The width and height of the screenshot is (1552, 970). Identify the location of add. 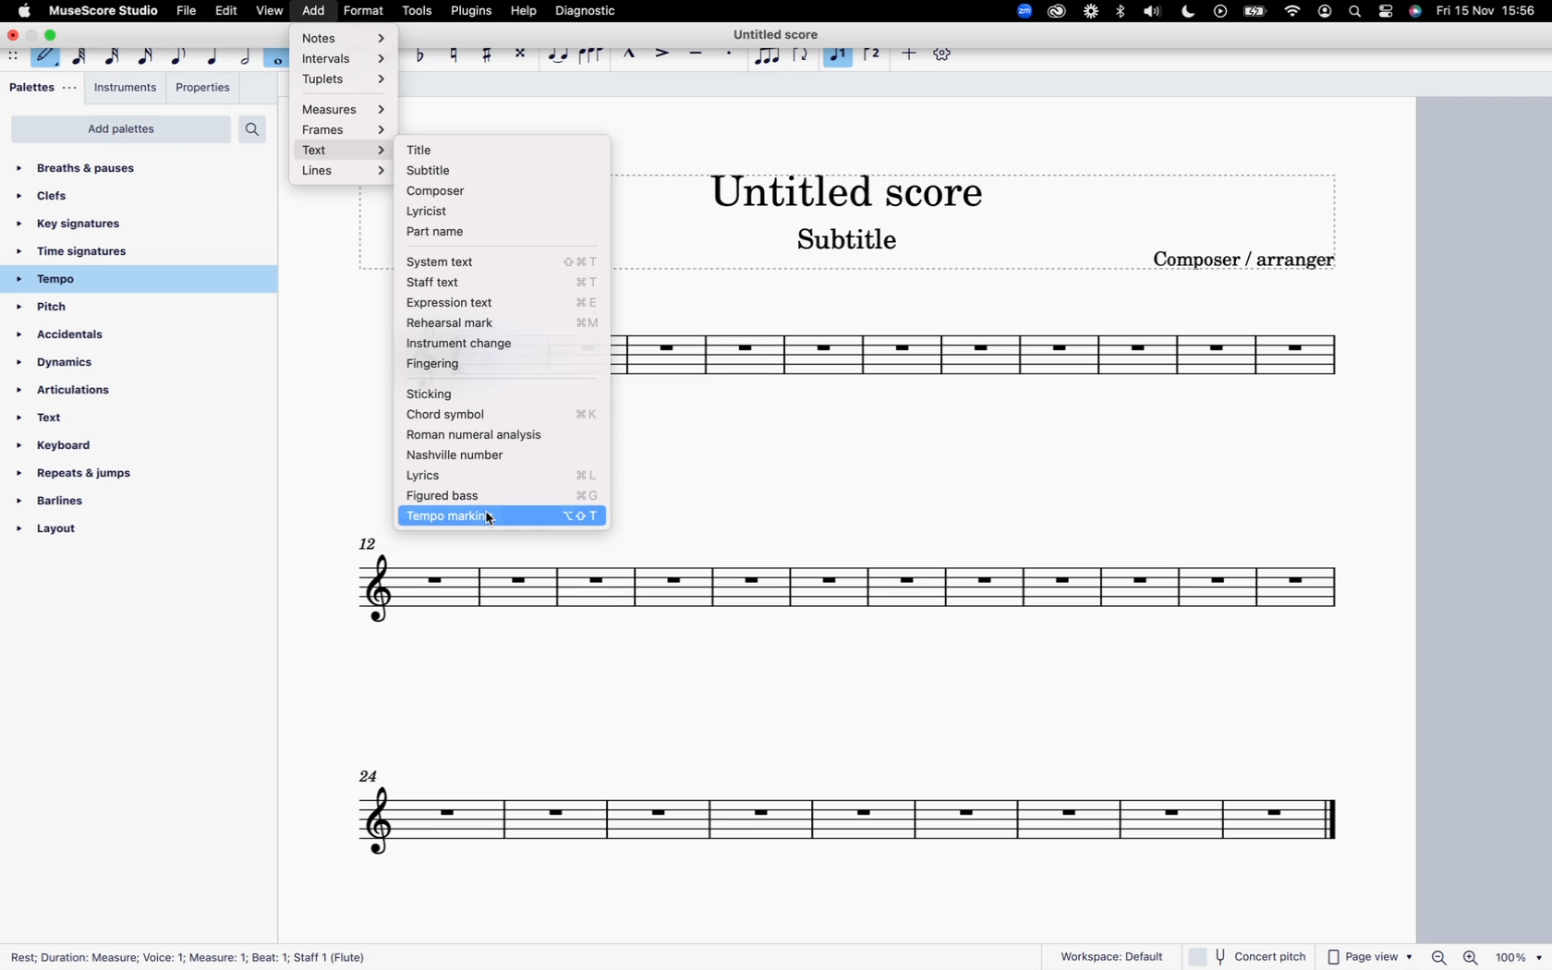
(309, 10).